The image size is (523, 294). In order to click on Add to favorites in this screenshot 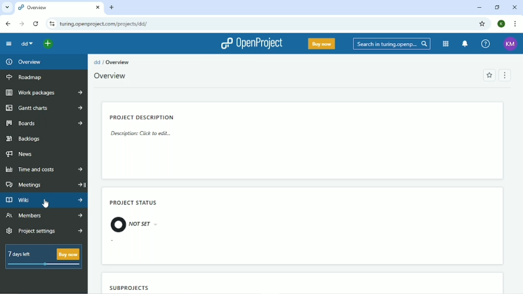, I will do `click(489, 75)`.